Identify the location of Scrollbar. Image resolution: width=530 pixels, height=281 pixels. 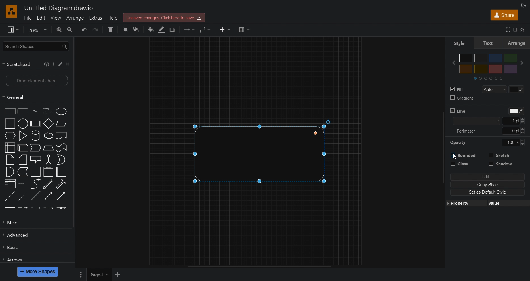
(76, 135).